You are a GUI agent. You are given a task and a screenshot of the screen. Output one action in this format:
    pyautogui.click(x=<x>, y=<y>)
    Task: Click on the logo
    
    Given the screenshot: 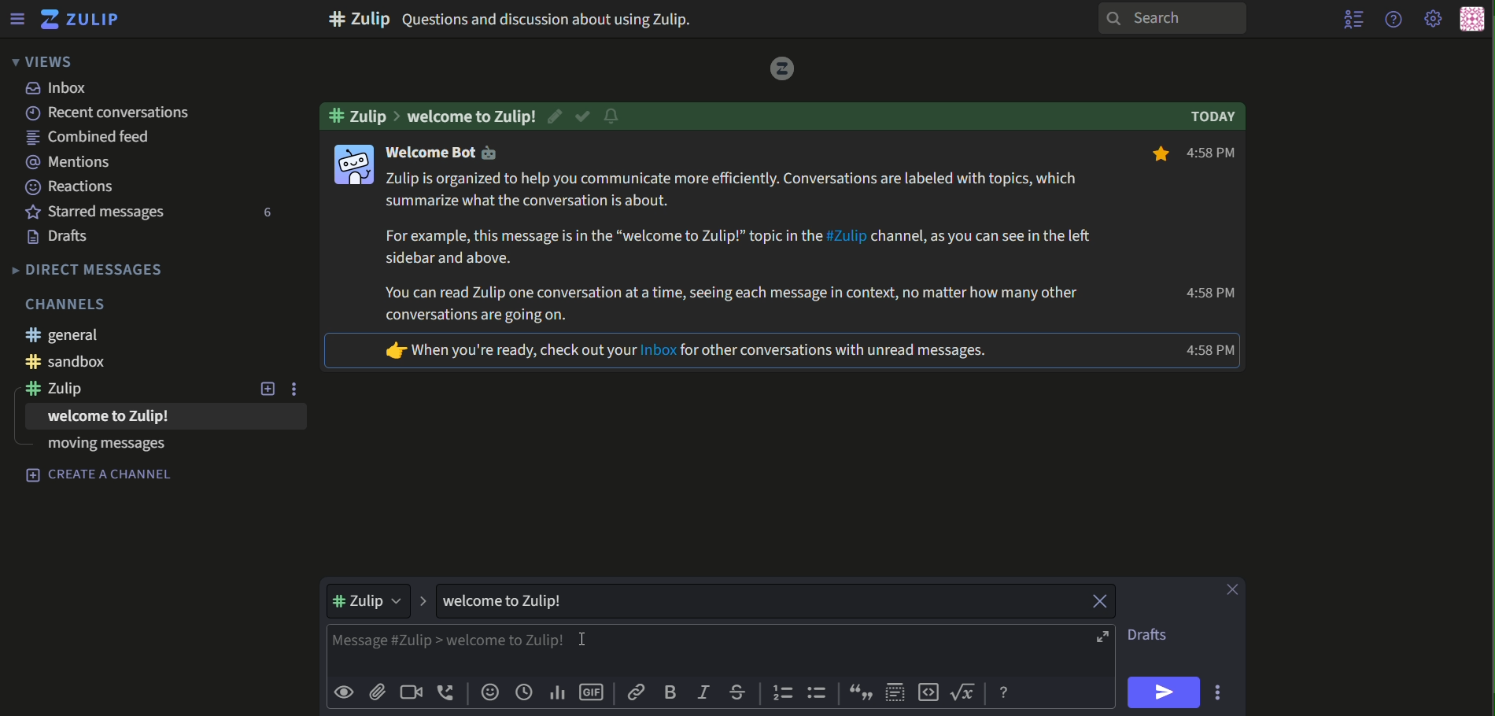 What is the action you would take?
    pyautogui.click(x=778, y=69)
    